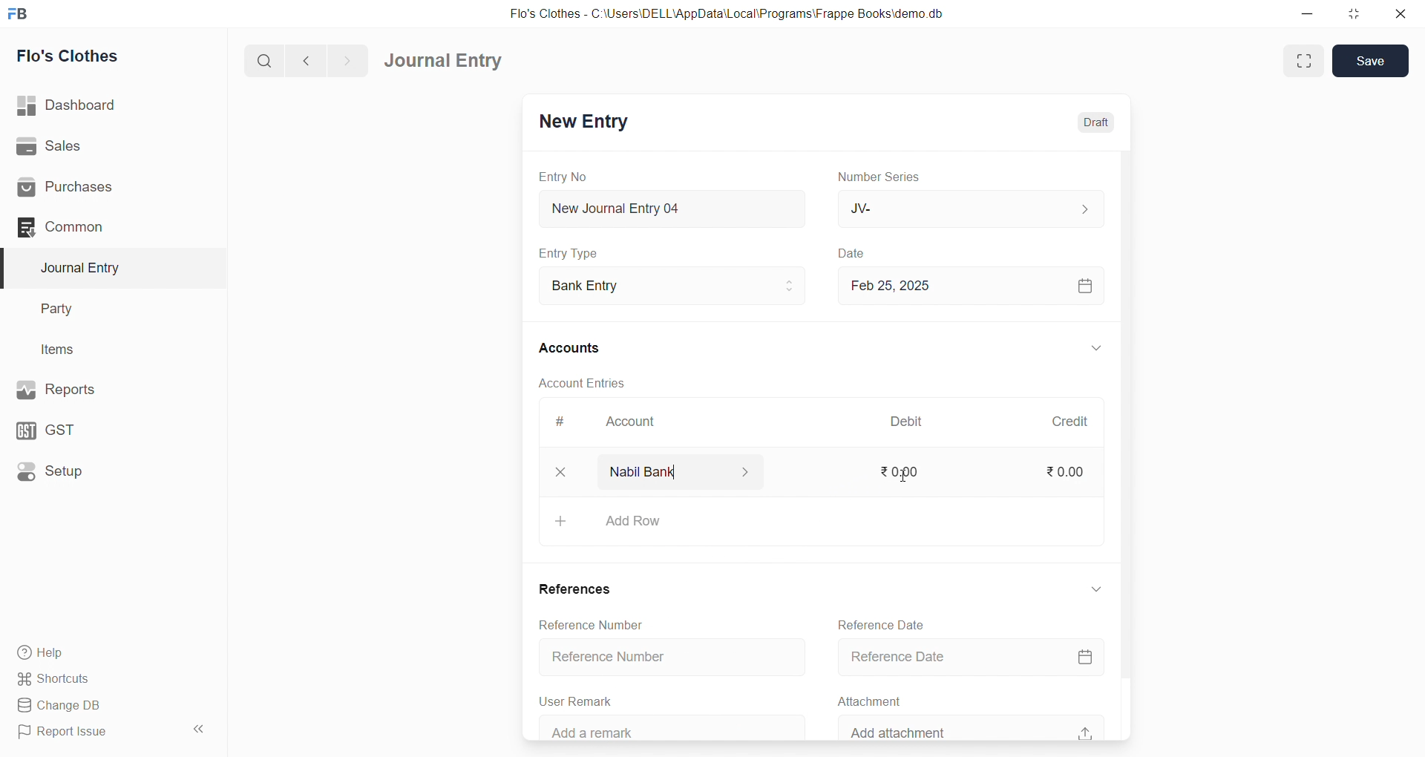 This screenshot has height=757, width=1425. Describe the element at coordinates (448, 61) in the screenshot. I see `Journal Entry` at that location.